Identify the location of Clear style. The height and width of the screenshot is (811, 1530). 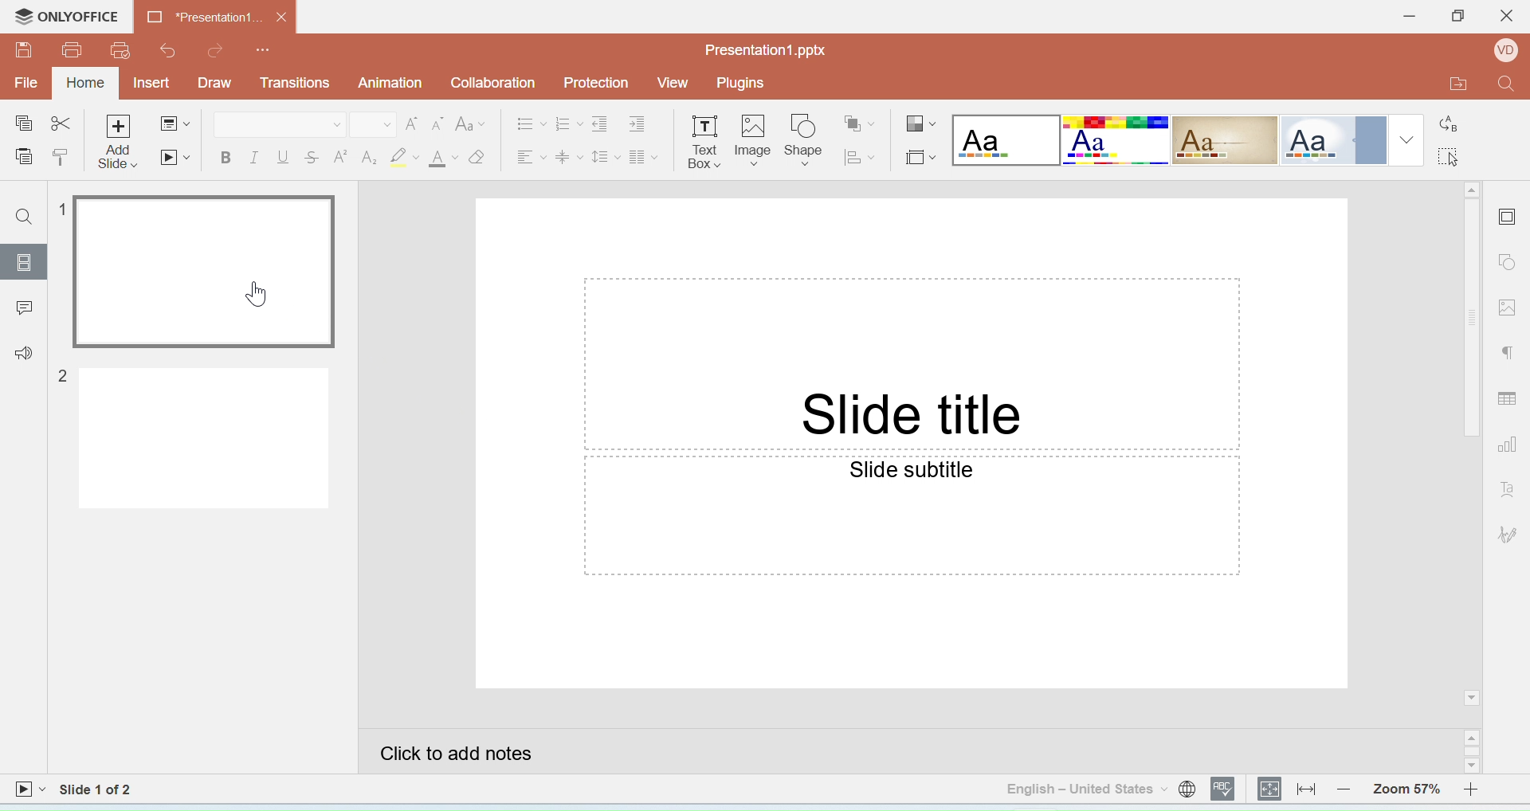
(478, 157).